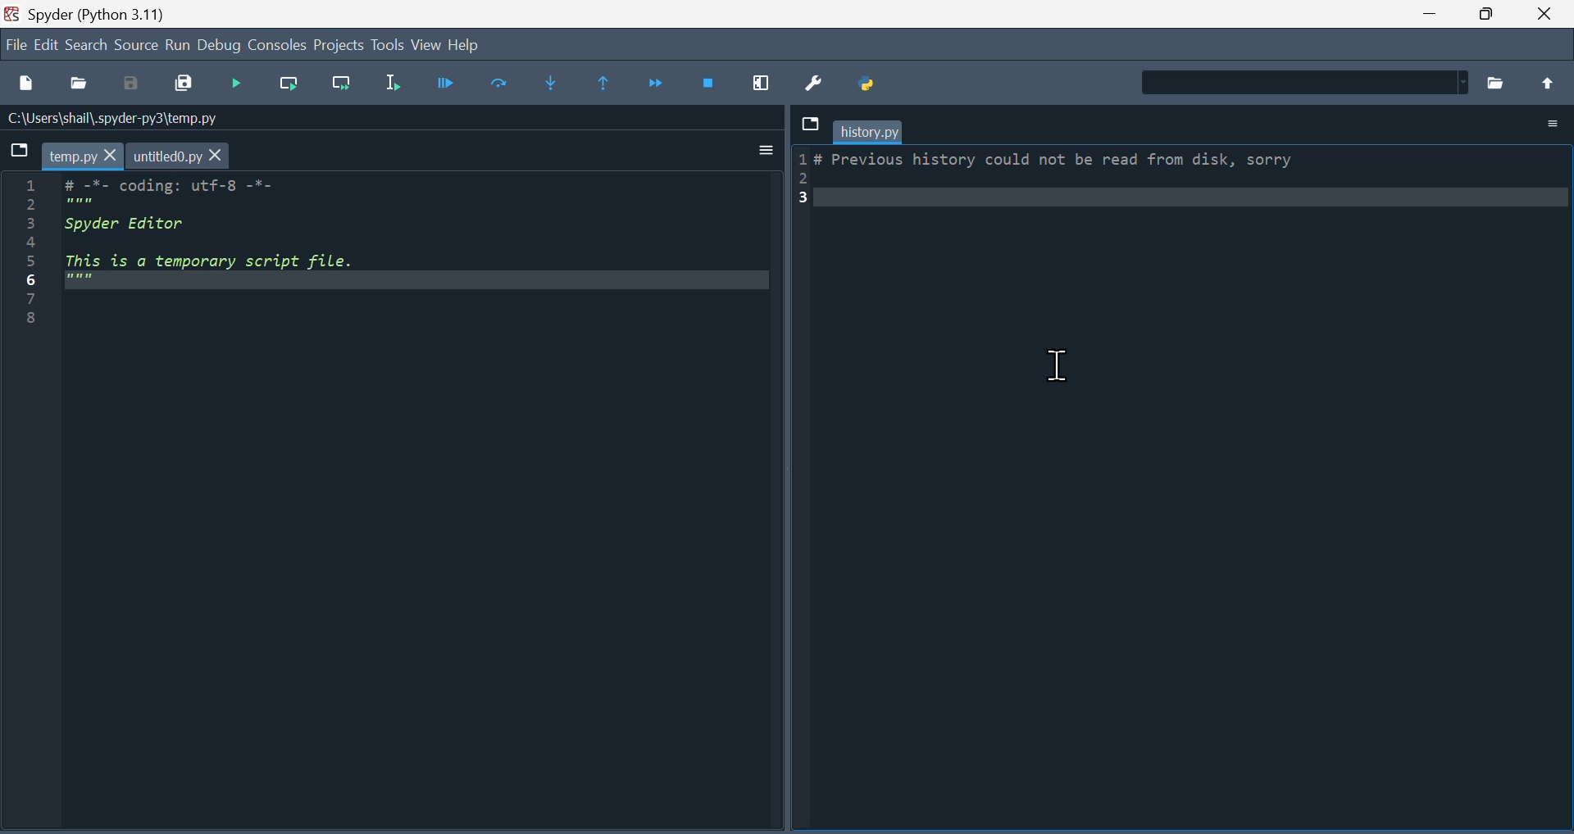  I want to click on Spyder logo, so click(10, 13).